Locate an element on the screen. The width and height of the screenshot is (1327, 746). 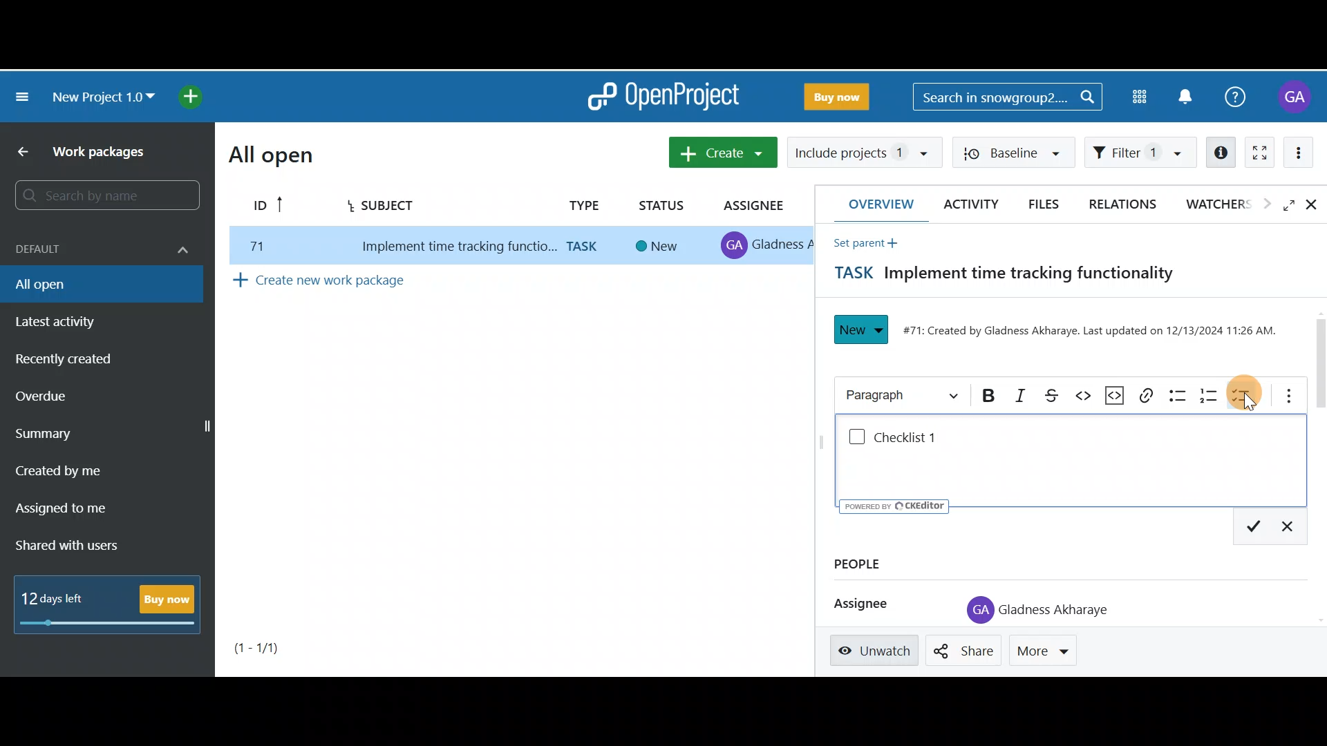
Activate zen mode is located at coordinates (1261, 153).